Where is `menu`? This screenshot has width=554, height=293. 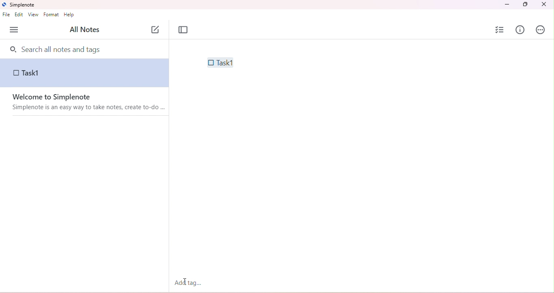
menu is located at coordinates (14, 30).